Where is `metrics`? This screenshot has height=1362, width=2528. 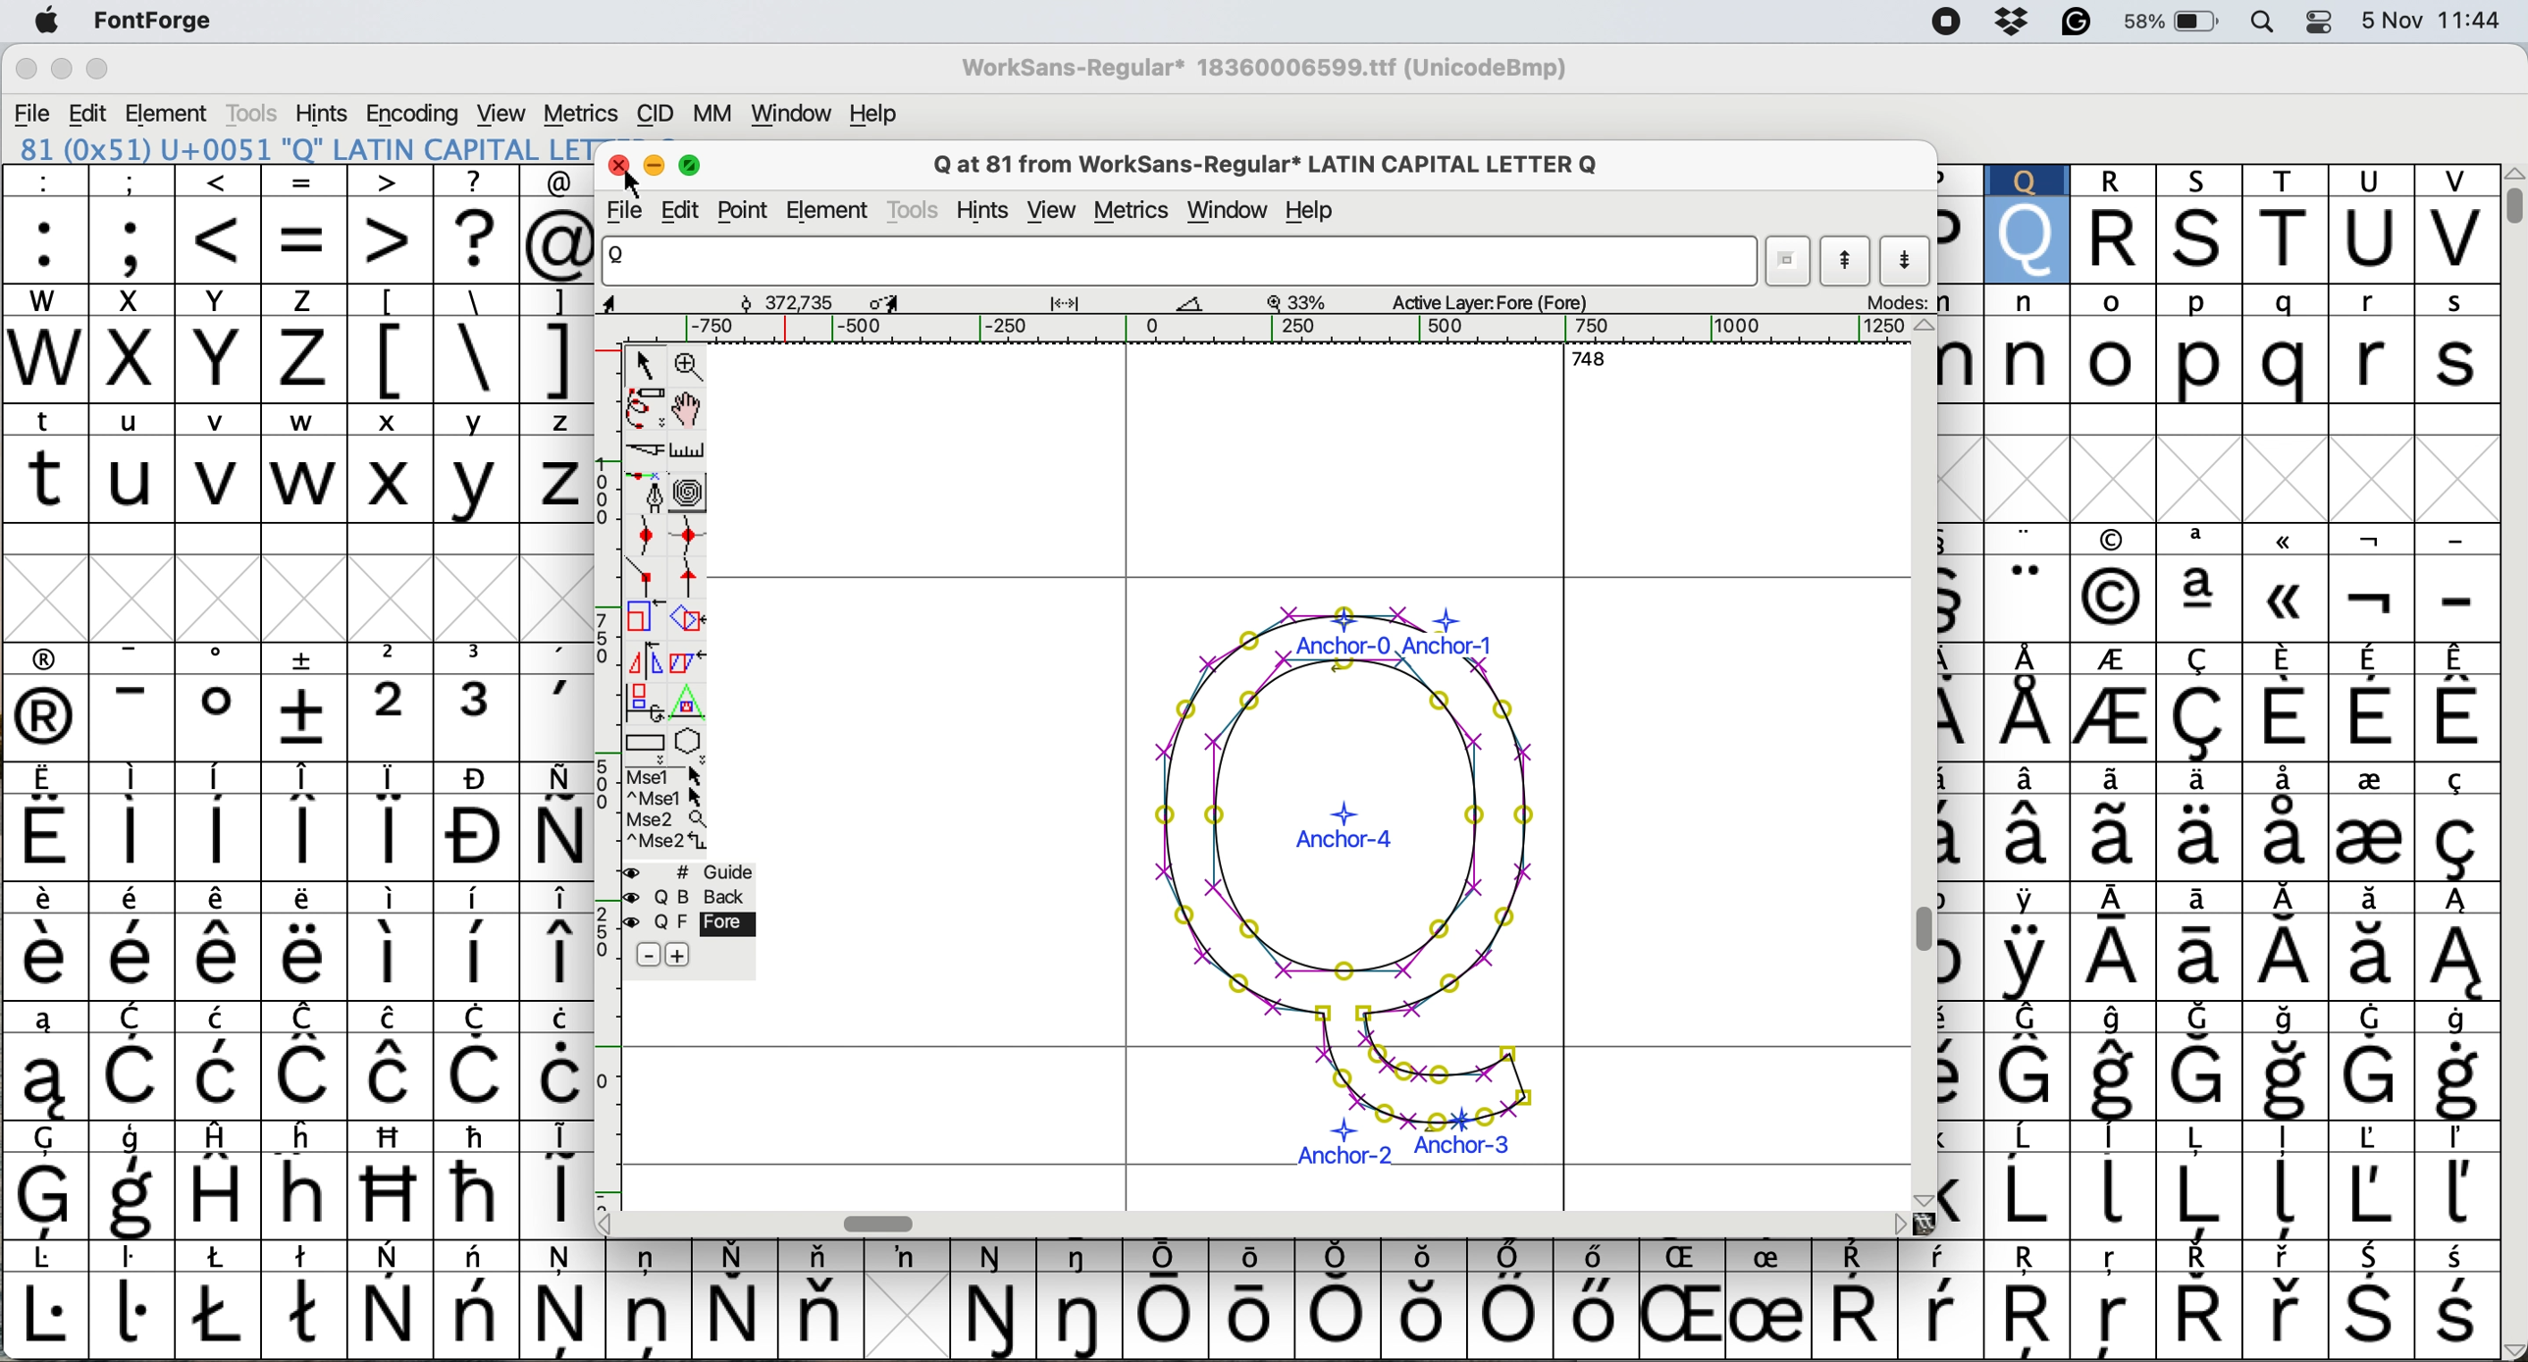
metrics is located at coordinates (1136, 213).